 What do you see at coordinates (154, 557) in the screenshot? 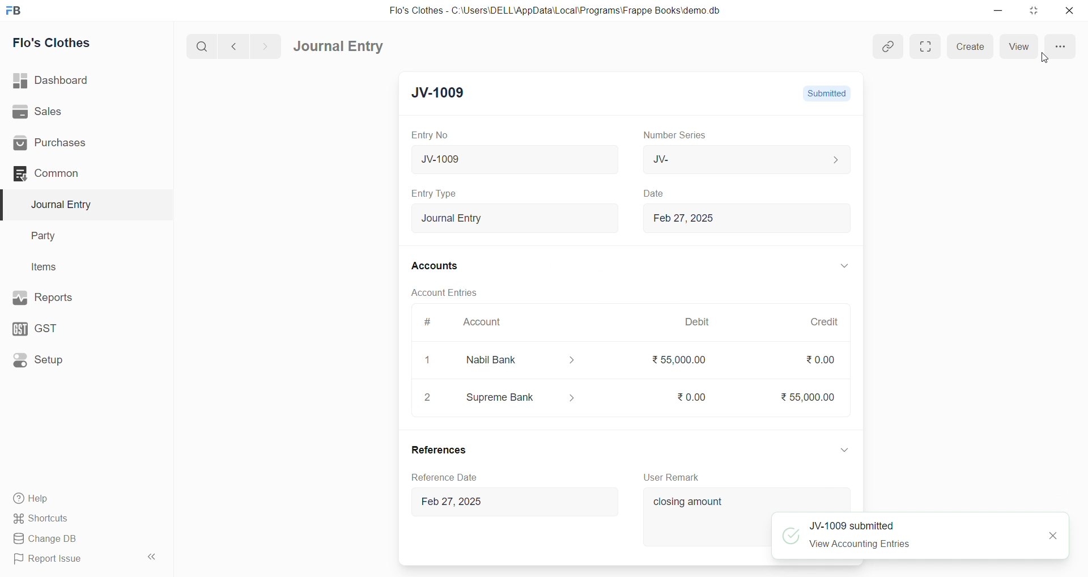
I see `collapse sidebar` at bounding box center [154, 557].